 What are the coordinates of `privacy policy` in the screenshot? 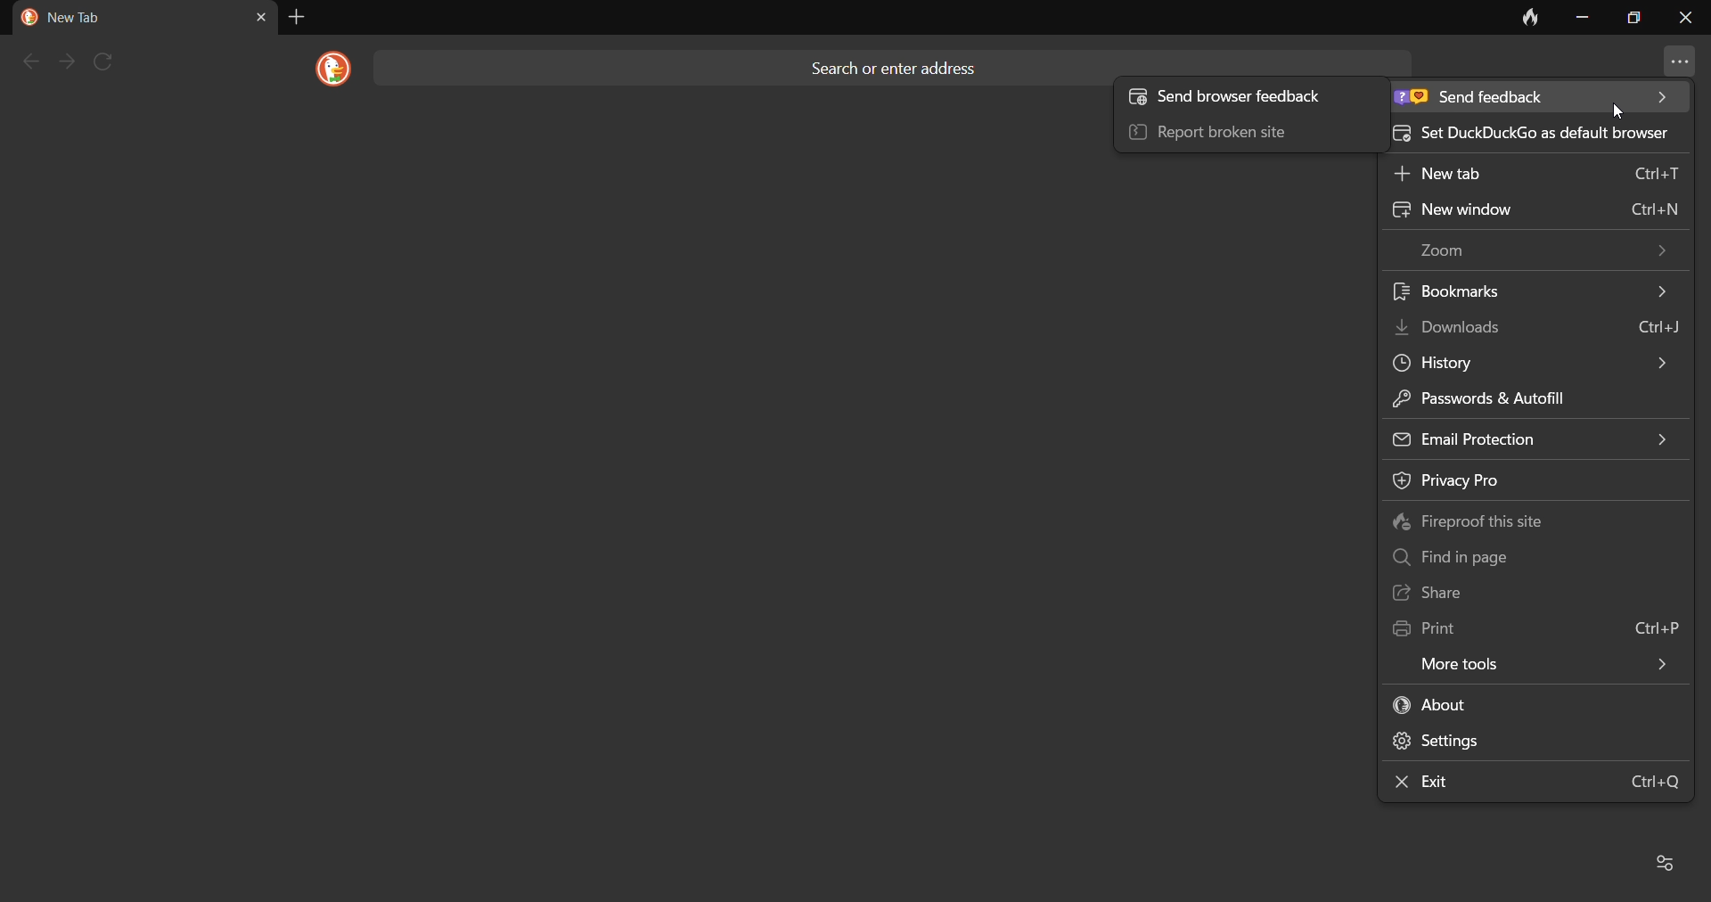 It's located at (1535, 480).